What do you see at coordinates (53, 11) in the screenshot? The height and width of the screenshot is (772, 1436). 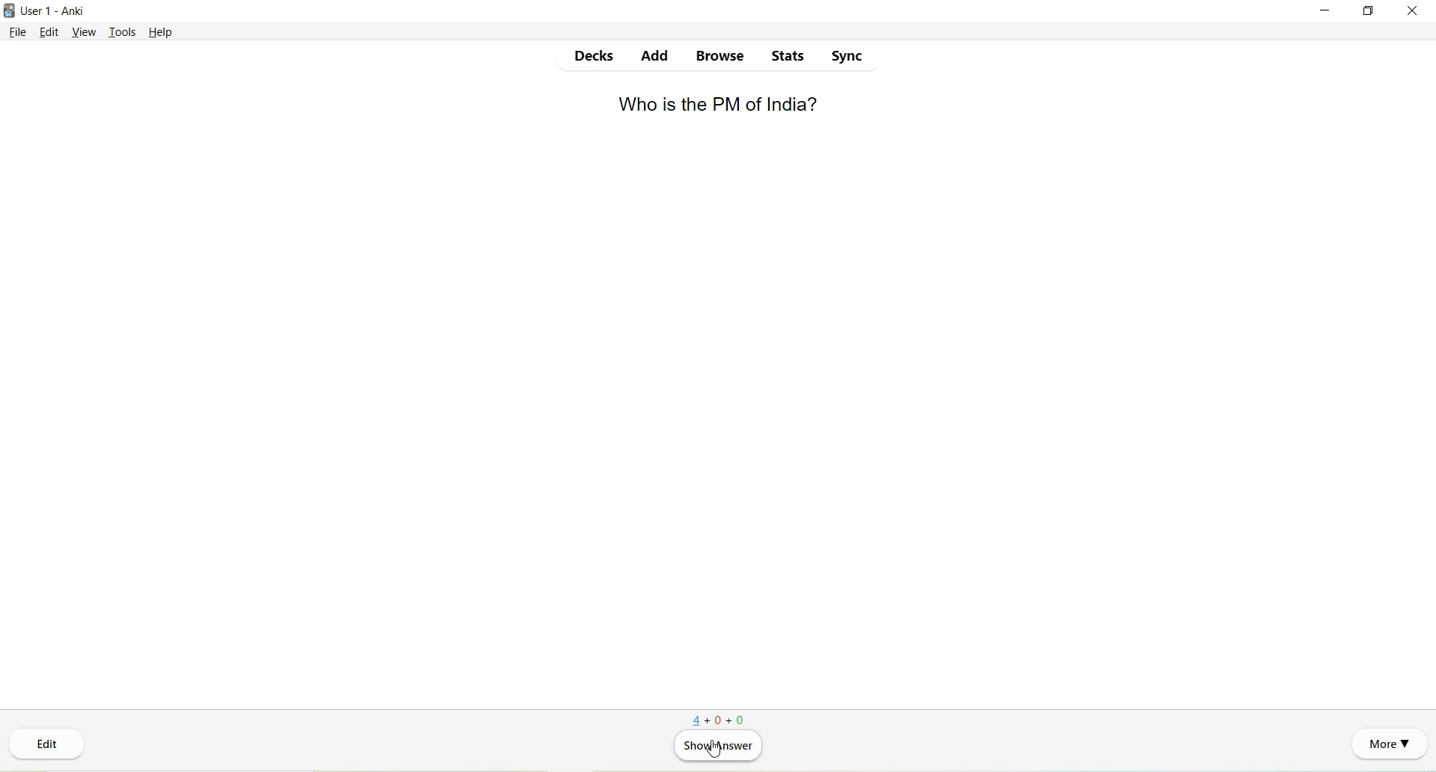 I see `User 1 - Anki` at bounding box center [53, 11].